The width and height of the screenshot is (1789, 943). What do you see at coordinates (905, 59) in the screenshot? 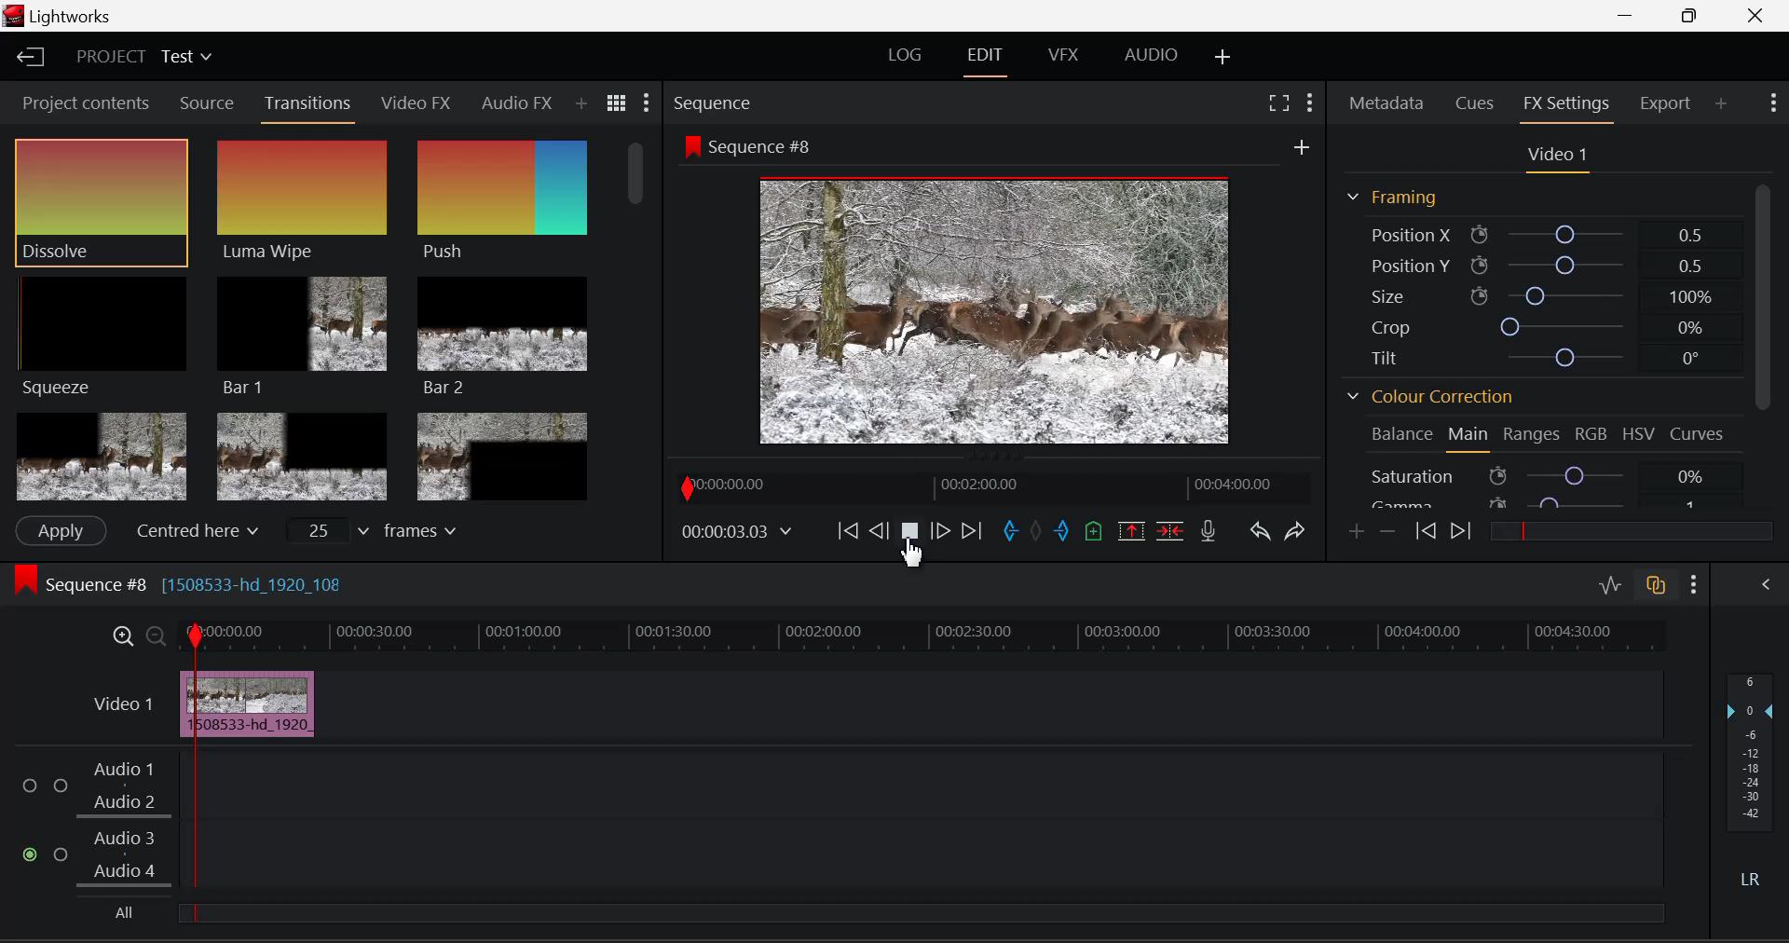
I see `LOG Layout` at bounding box center [905, 59].